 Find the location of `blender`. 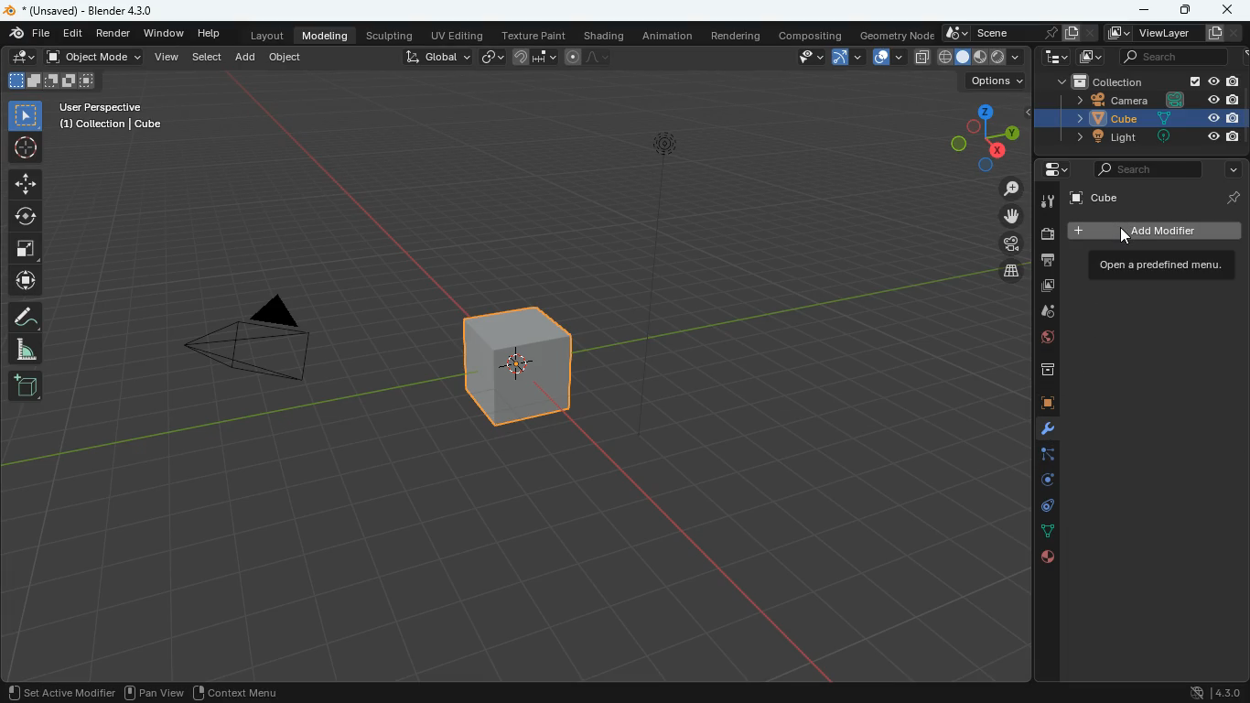

blender is located at coordinates (8, 11).